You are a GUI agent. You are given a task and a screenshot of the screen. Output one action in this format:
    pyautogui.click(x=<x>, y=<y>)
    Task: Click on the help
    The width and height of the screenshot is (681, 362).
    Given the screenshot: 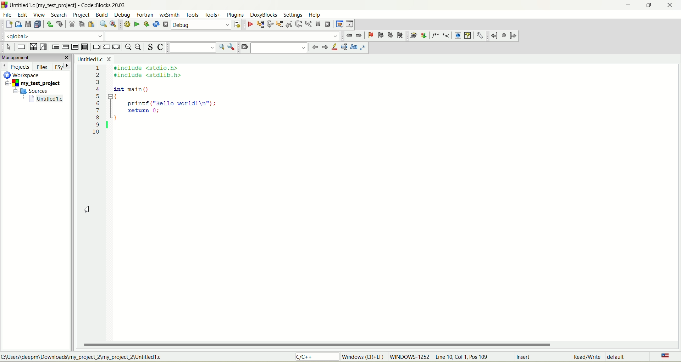 What is the action you would take?
    pyautogui.click(x=315, y=15)
    